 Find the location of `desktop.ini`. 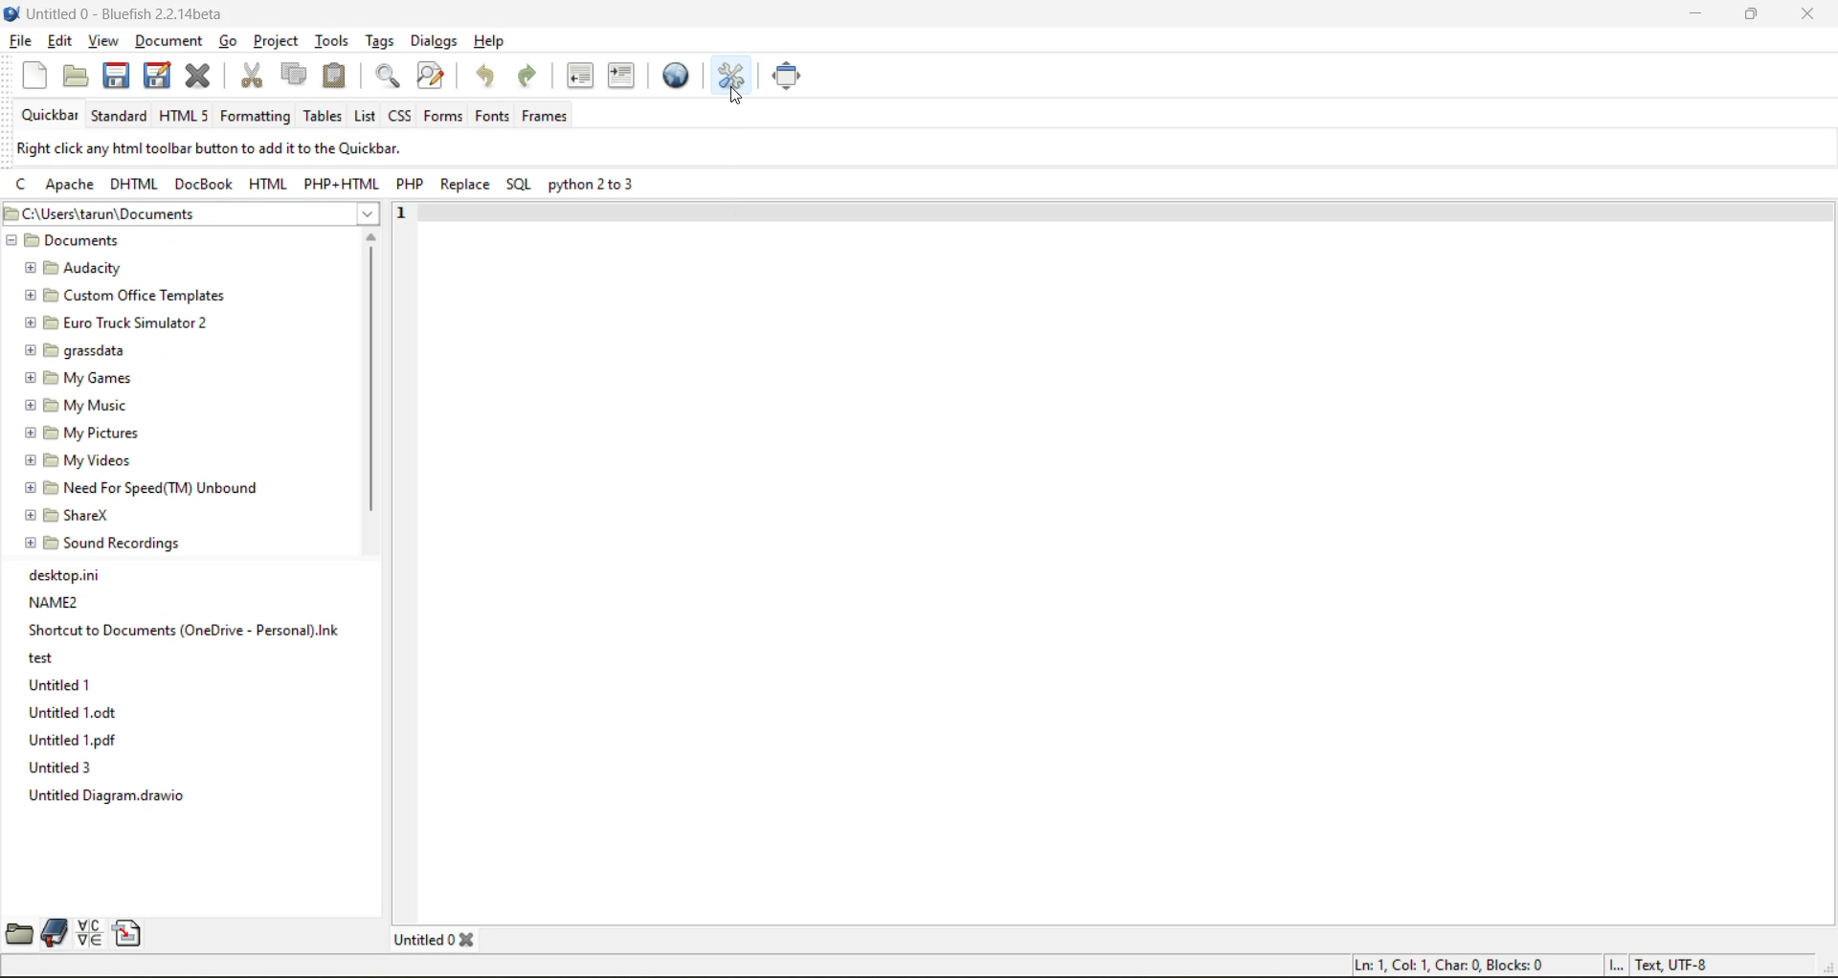

desktop.ini is located at coordinates (69, 574).